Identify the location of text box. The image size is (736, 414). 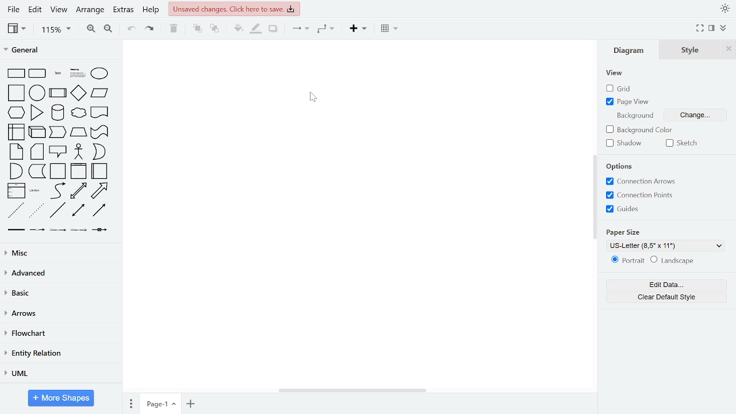
(78, 73).